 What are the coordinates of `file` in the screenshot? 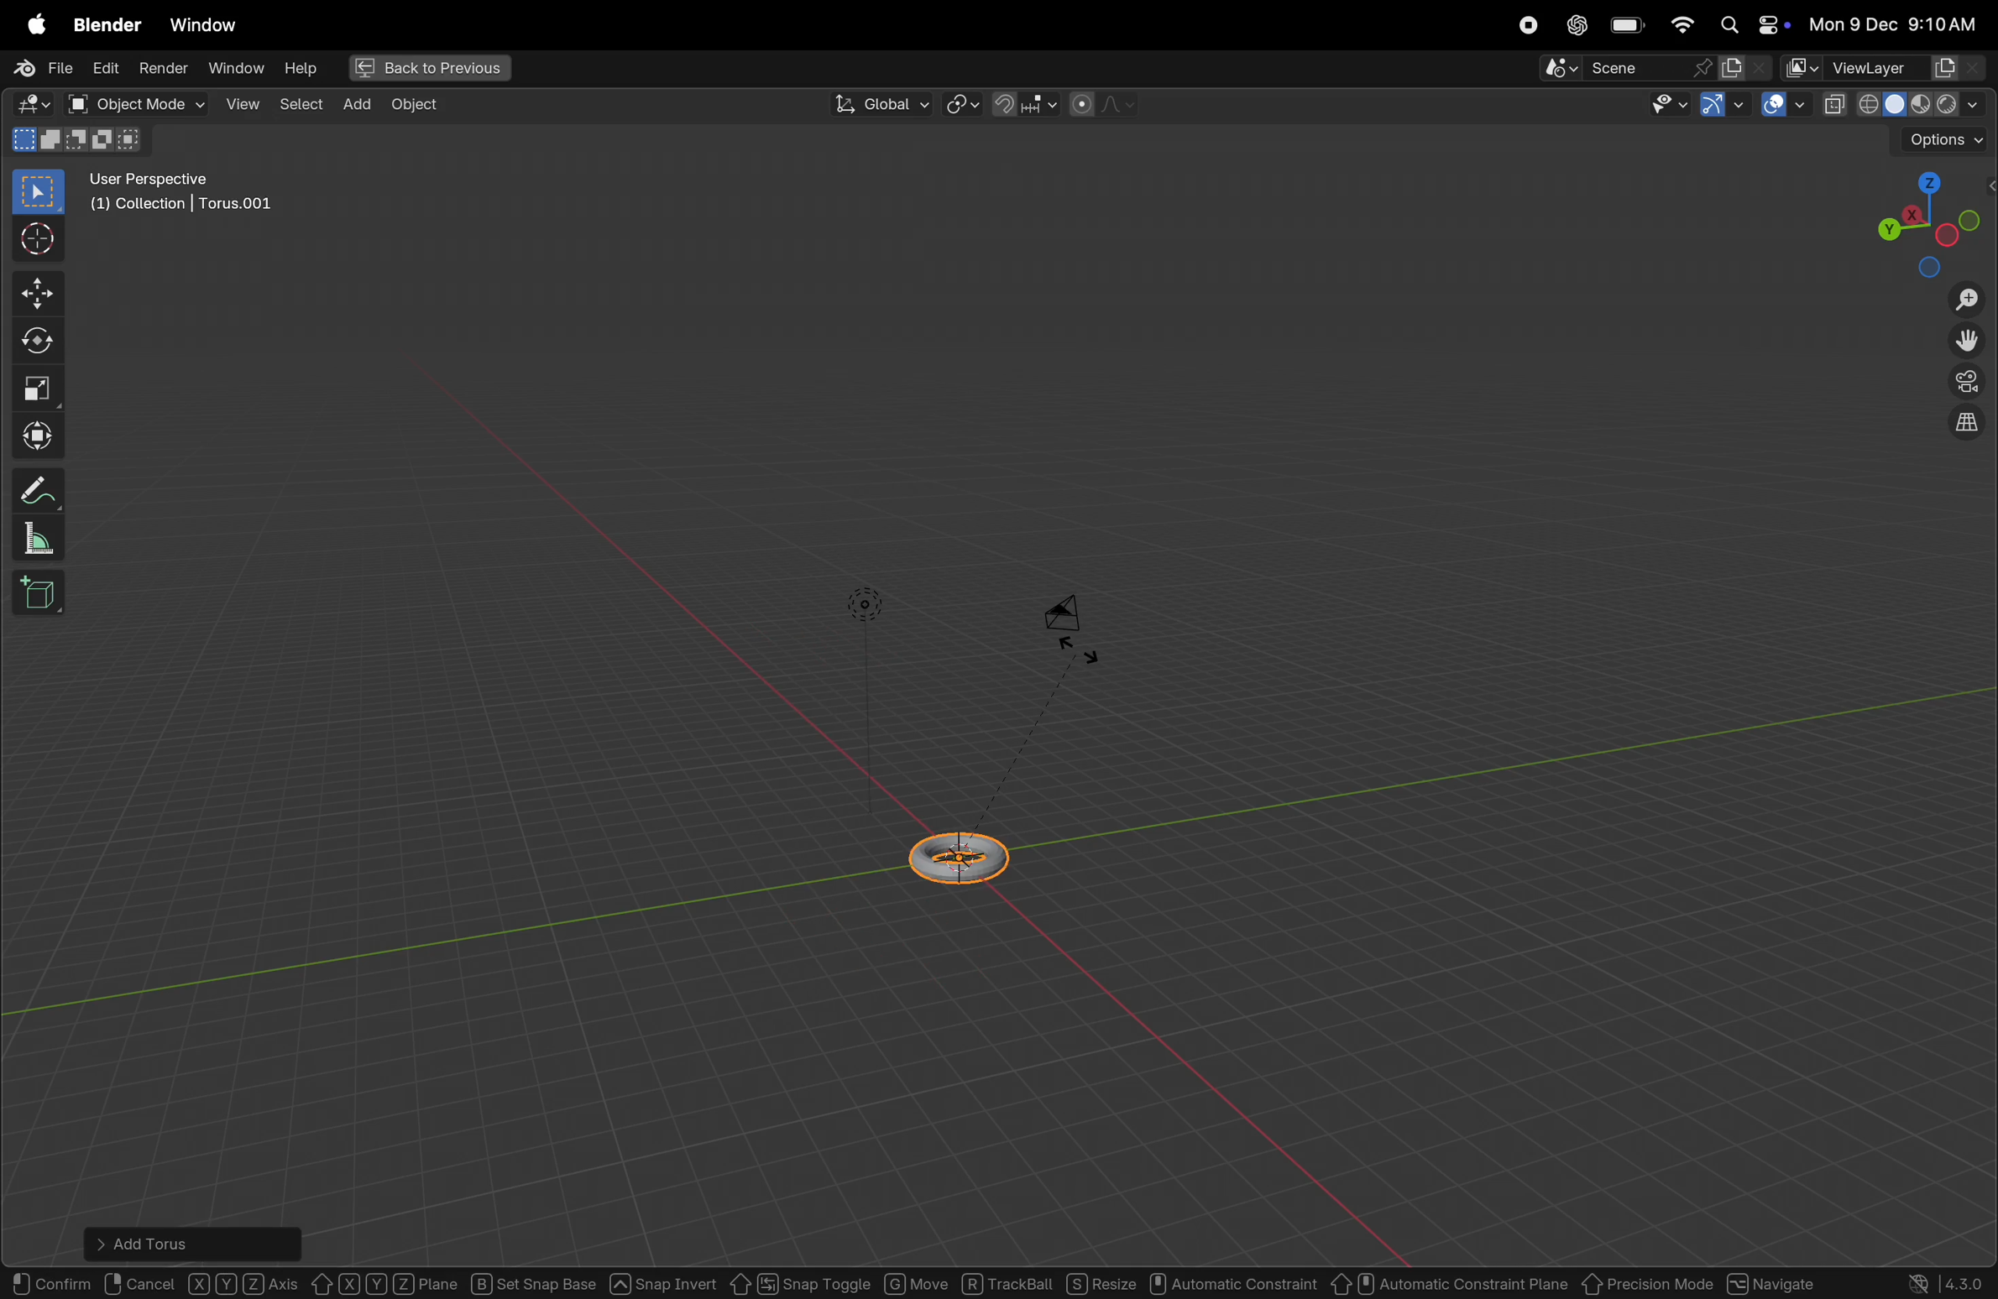 It's located at (39, 69).